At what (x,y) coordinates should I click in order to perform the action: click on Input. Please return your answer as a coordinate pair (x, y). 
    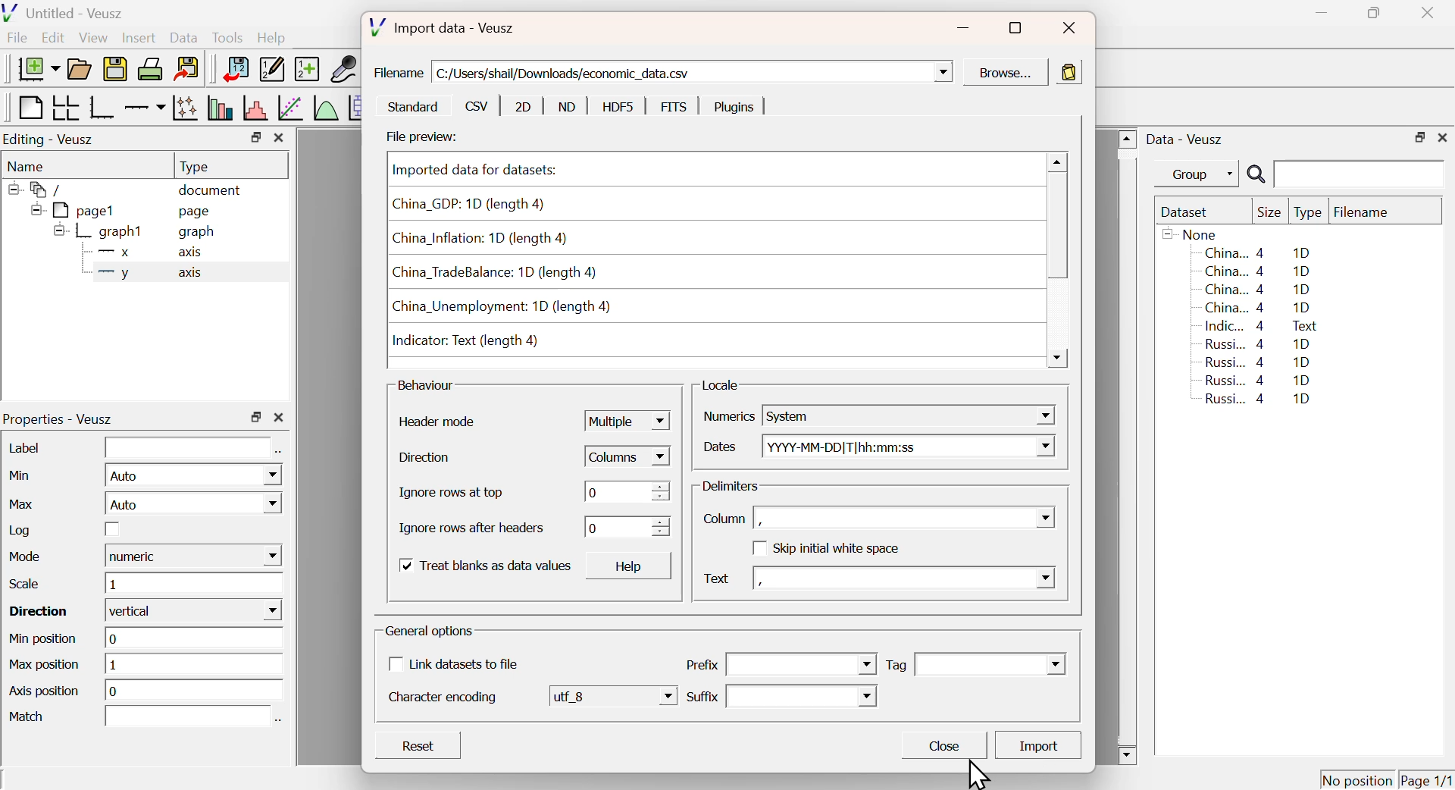
    Looking at the image, I should click on (187, 448).